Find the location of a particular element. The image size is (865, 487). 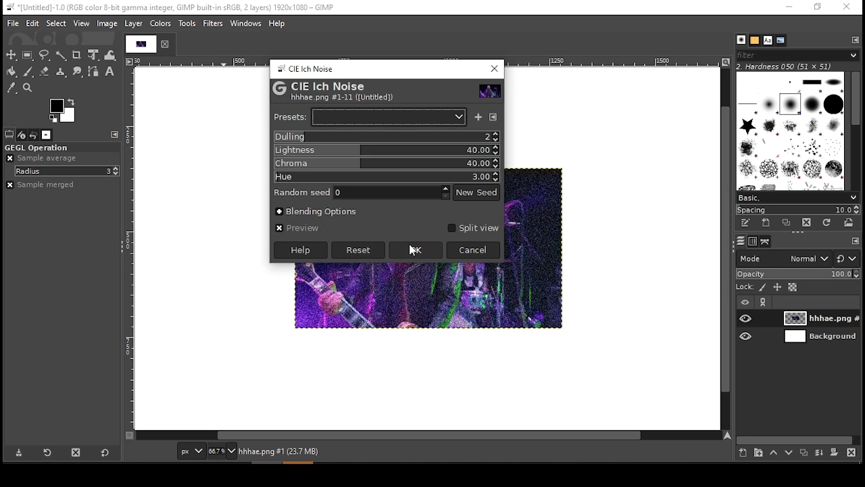

presets is located at coordinates (370, 117).